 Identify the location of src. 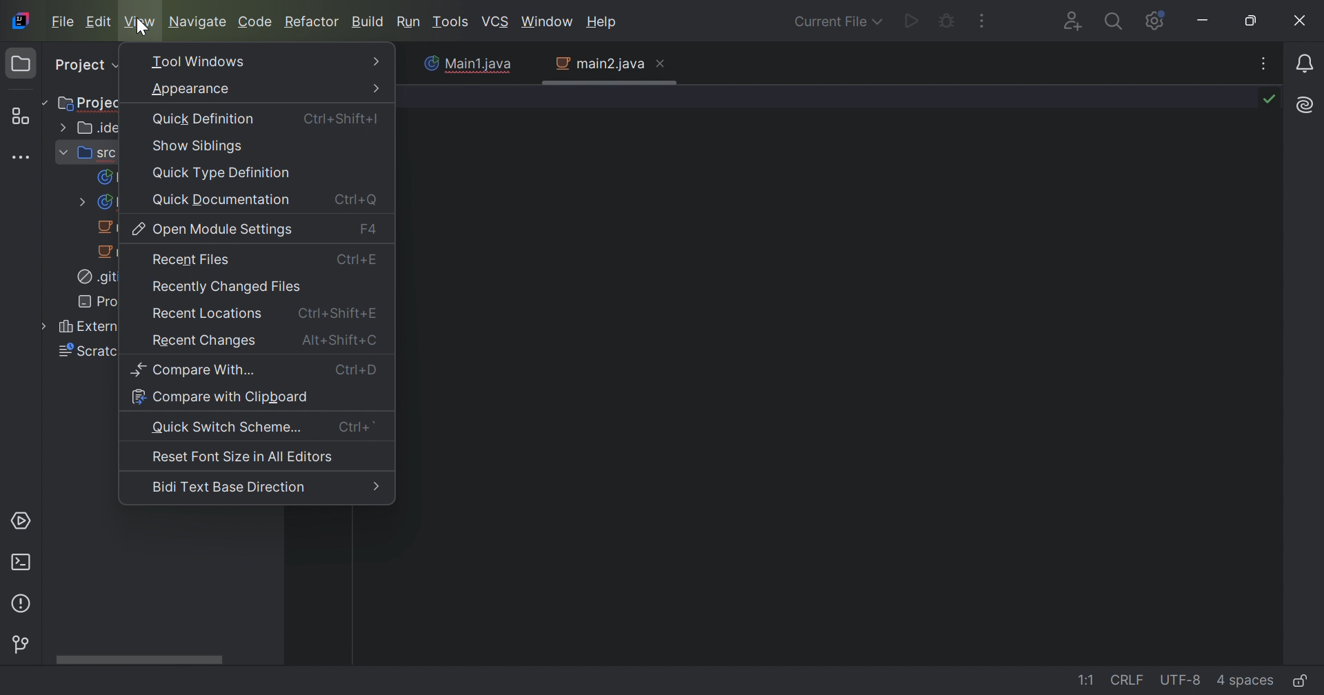
(87, 154).